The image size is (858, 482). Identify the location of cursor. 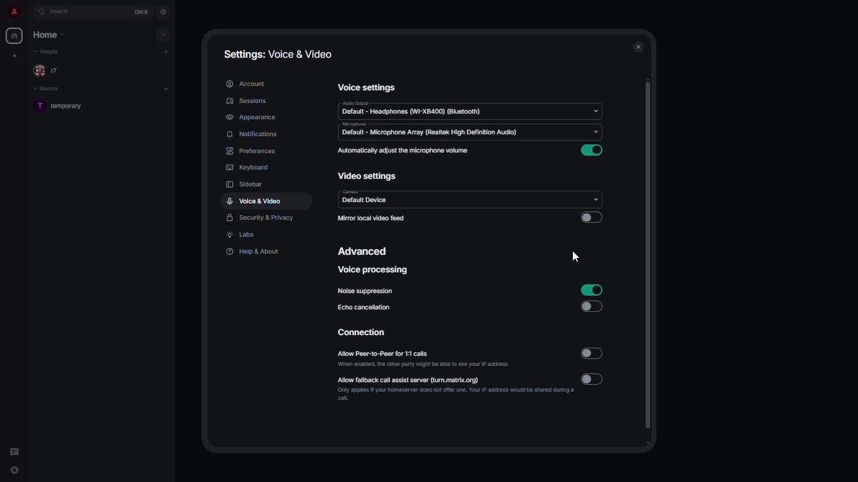
(572, 257).